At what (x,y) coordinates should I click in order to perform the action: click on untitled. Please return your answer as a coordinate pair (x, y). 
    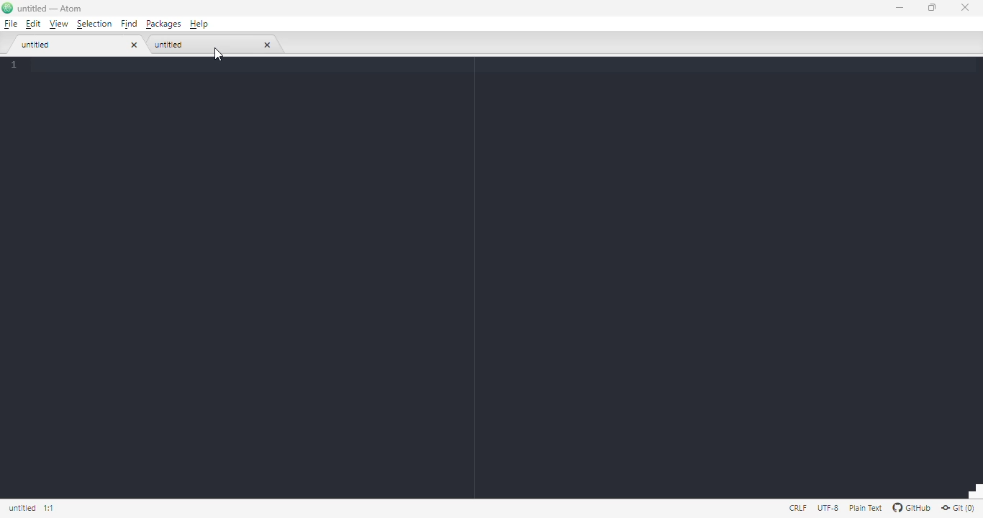
    Looking at the image, I should click on (37, 45).